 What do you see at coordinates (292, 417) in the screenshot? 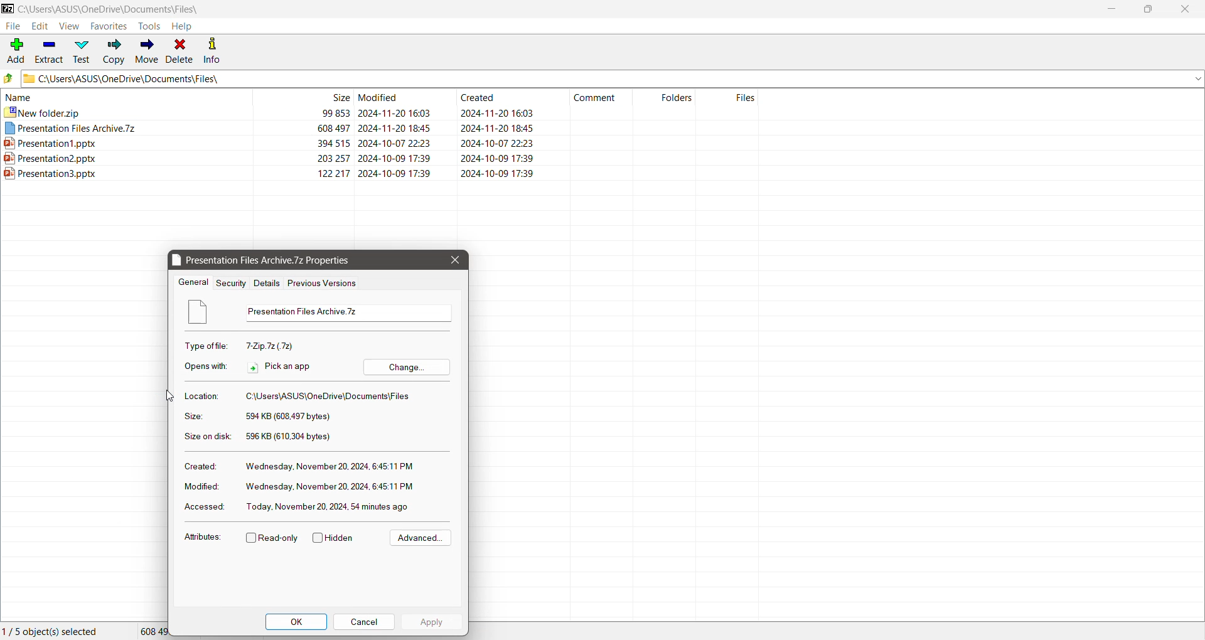
I see `Selected File size` at bounding box center [292, 417].